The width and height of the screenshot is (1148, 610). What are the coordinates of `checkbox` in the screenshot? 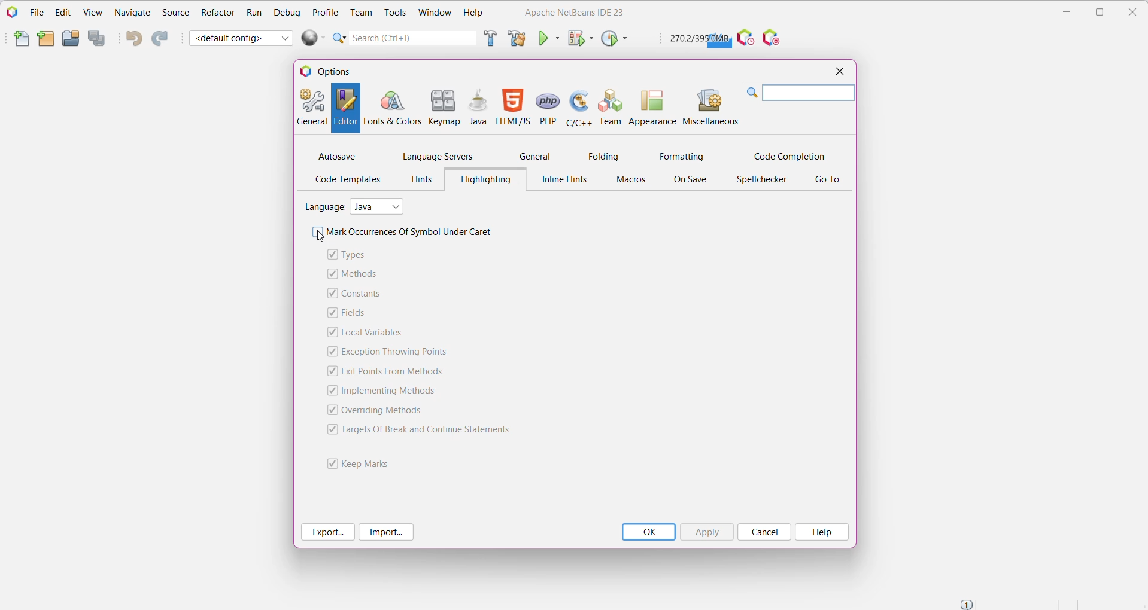 It's located at (330, 273).